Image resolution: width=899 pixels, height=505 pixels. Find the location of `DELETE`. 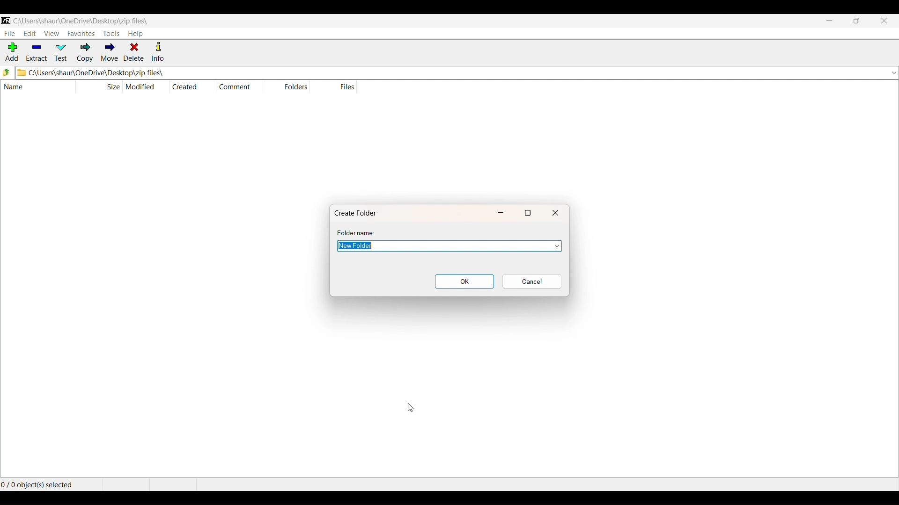

DELETE is located at coordinates (134, 52).